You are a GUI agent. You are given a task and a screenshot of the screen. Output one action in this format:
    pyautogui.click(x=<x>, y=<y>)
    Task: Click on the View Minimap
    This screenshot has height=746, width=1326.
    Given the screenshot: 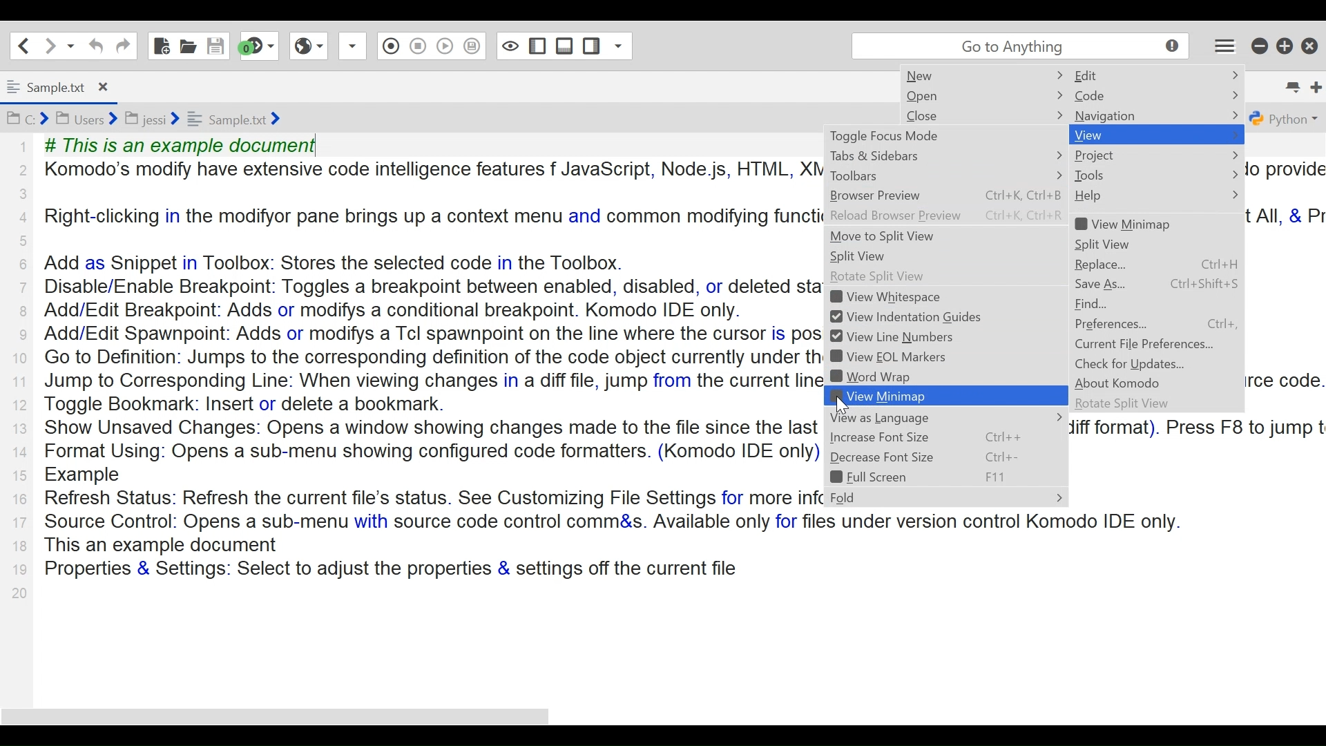 What is the action you would take?
    pyautogui.click(x=947, y=395)
    